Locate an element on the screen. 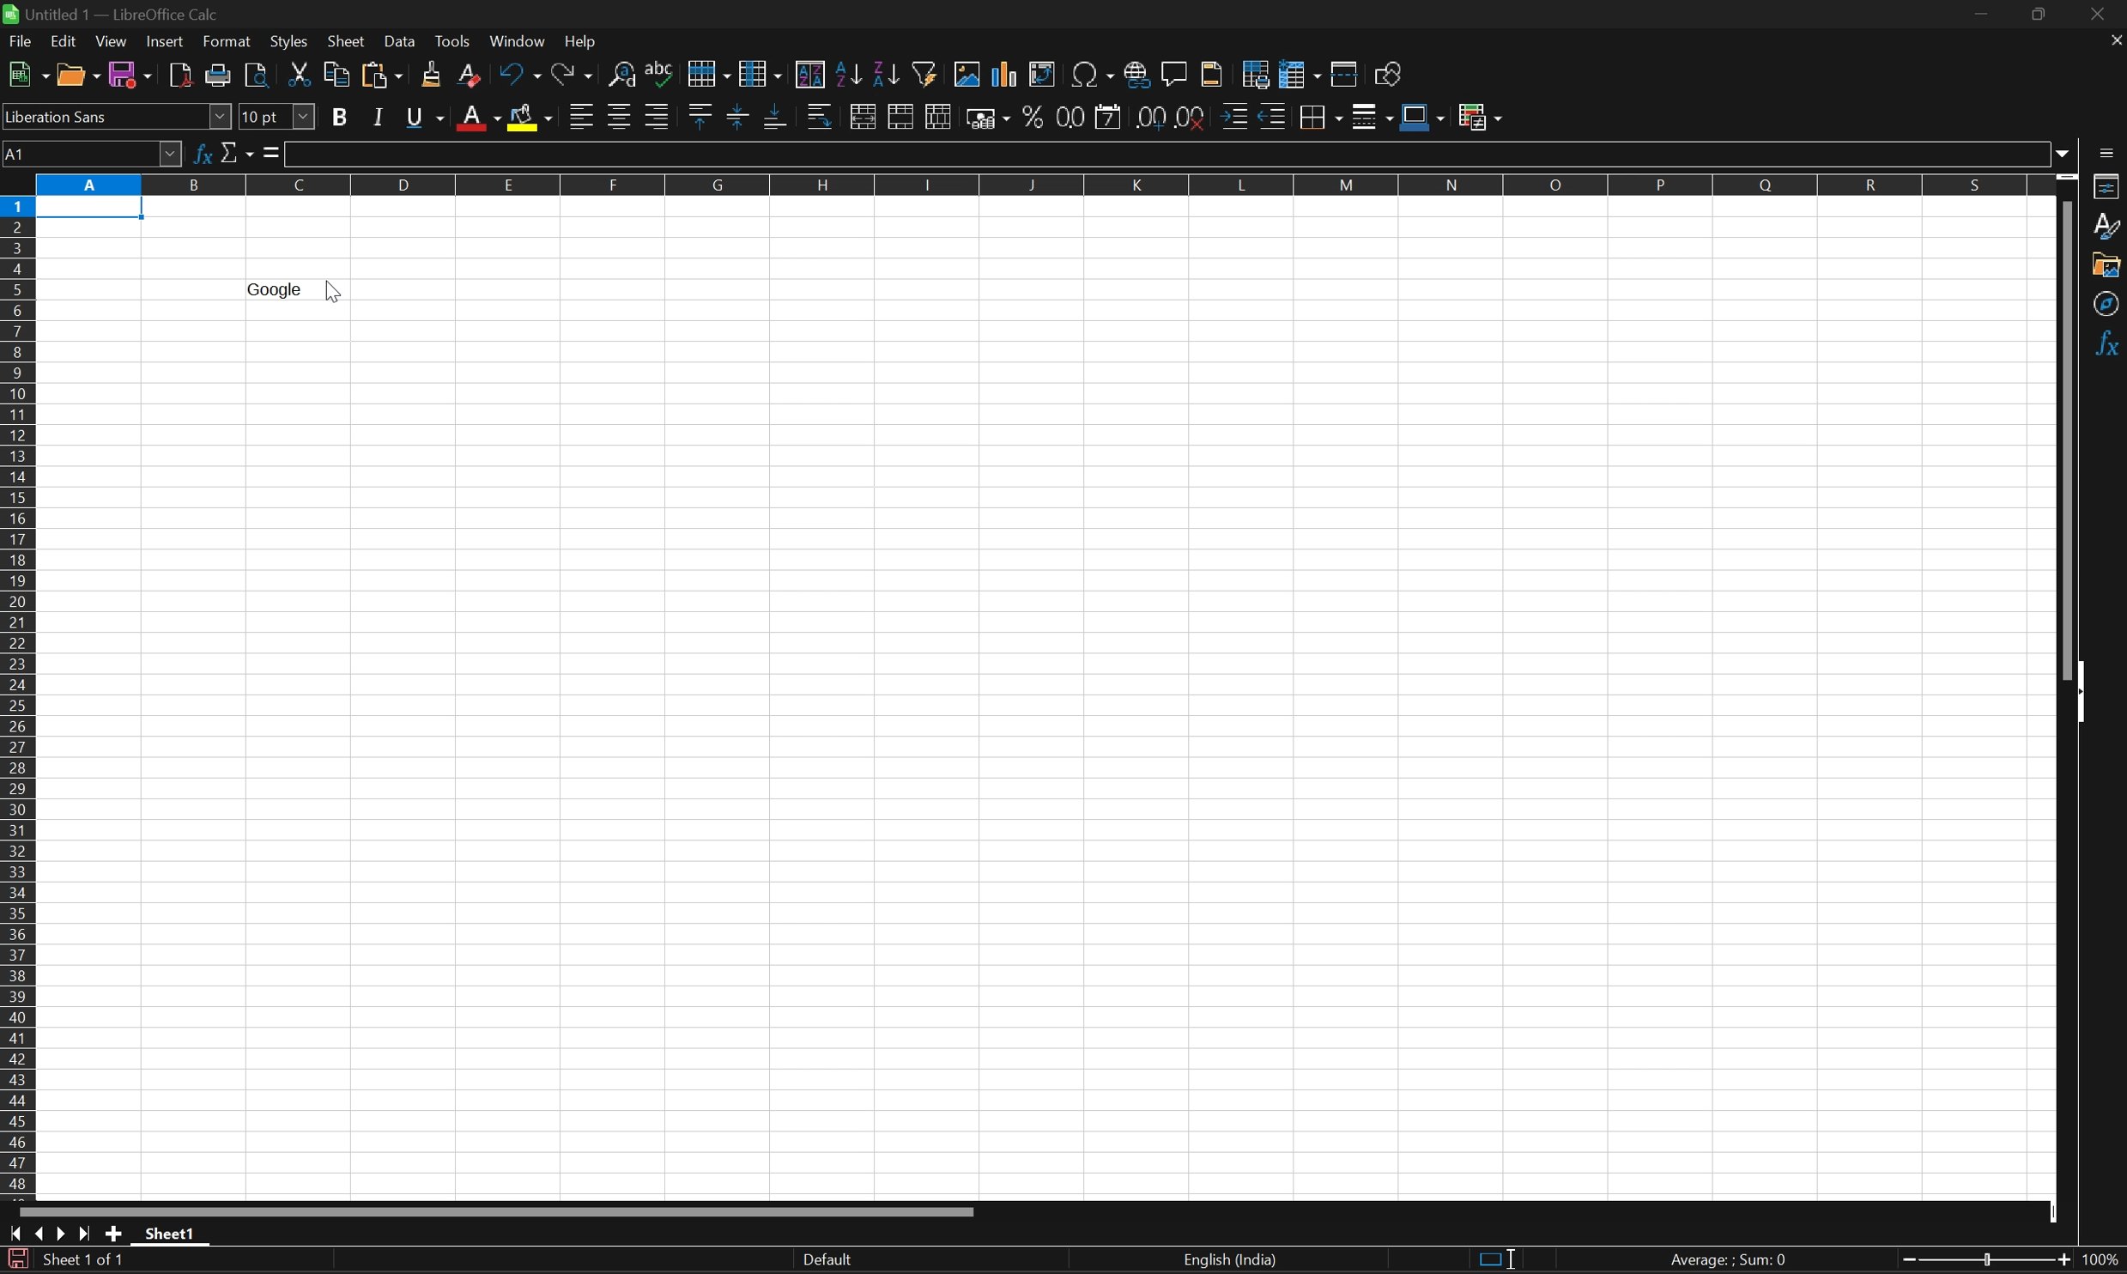 The image size is (2127, 1274). Insert special characters is located at coordinates (1092, 76).